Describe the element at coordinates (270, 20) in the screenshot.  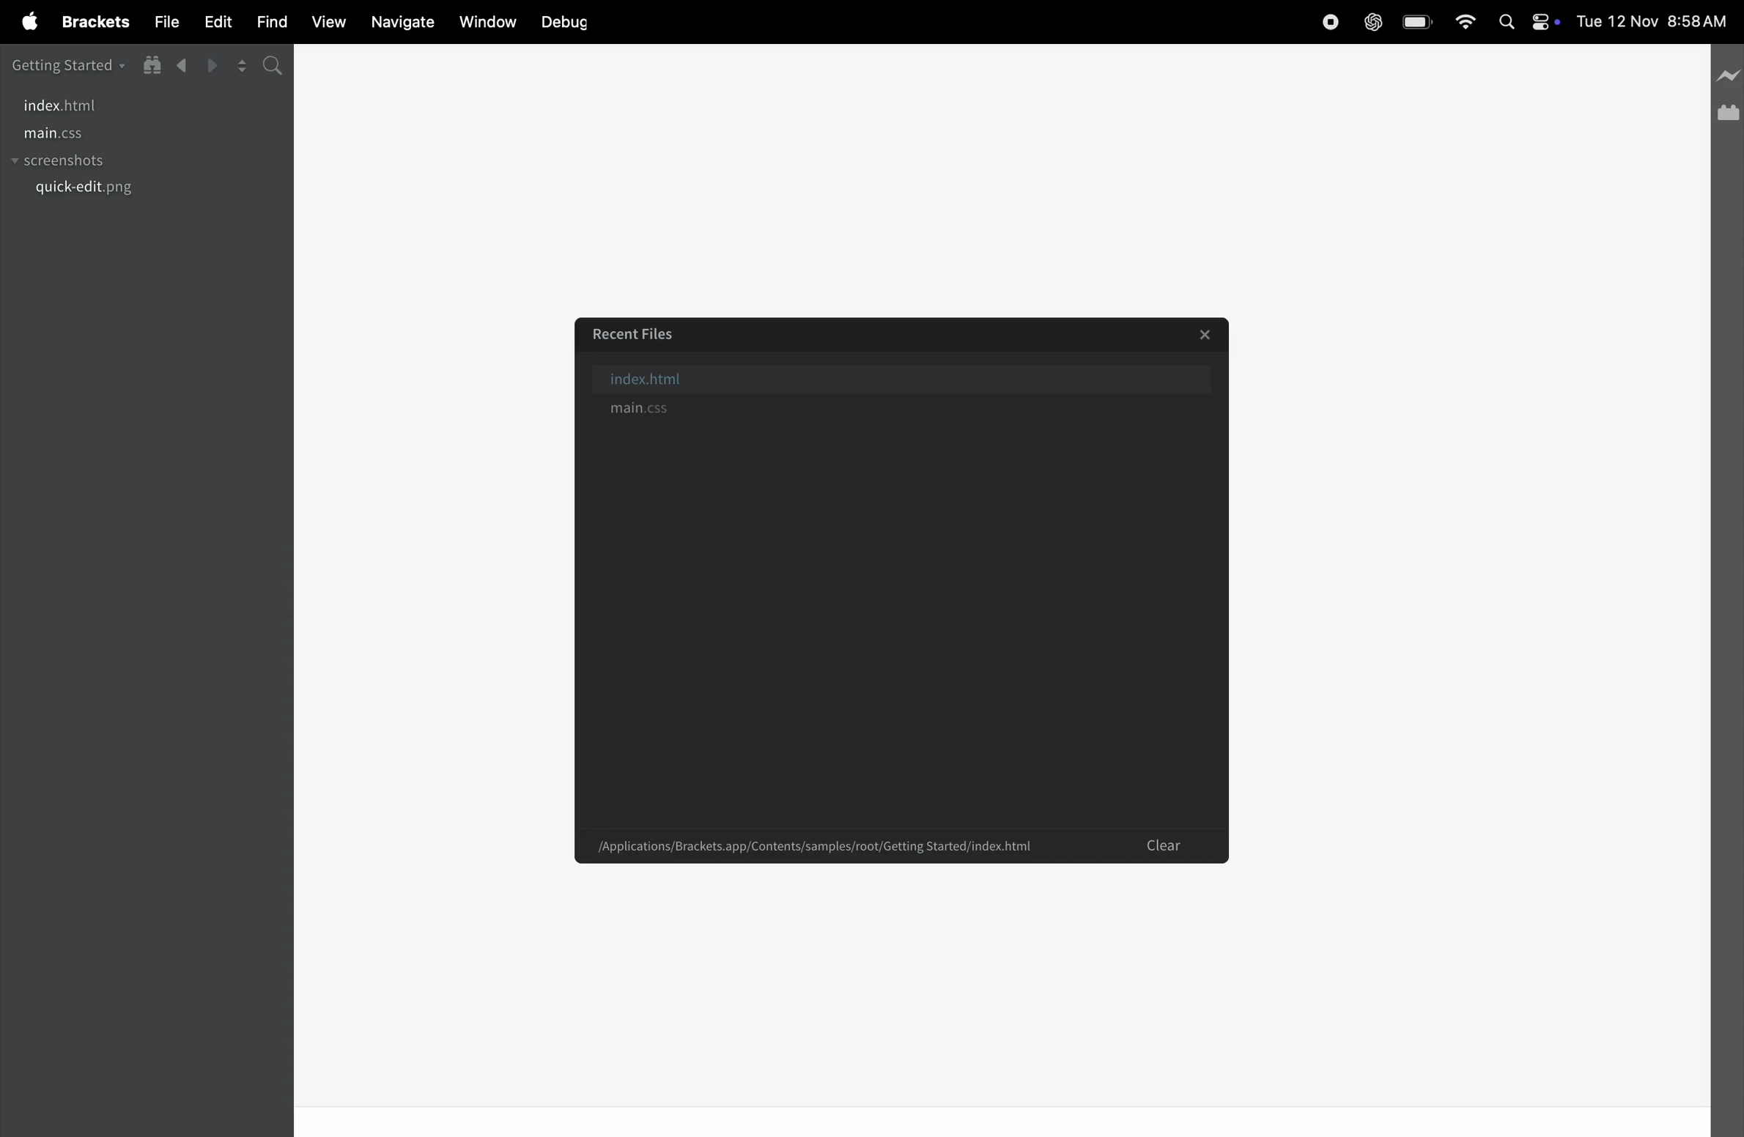
I see `find` at that location.